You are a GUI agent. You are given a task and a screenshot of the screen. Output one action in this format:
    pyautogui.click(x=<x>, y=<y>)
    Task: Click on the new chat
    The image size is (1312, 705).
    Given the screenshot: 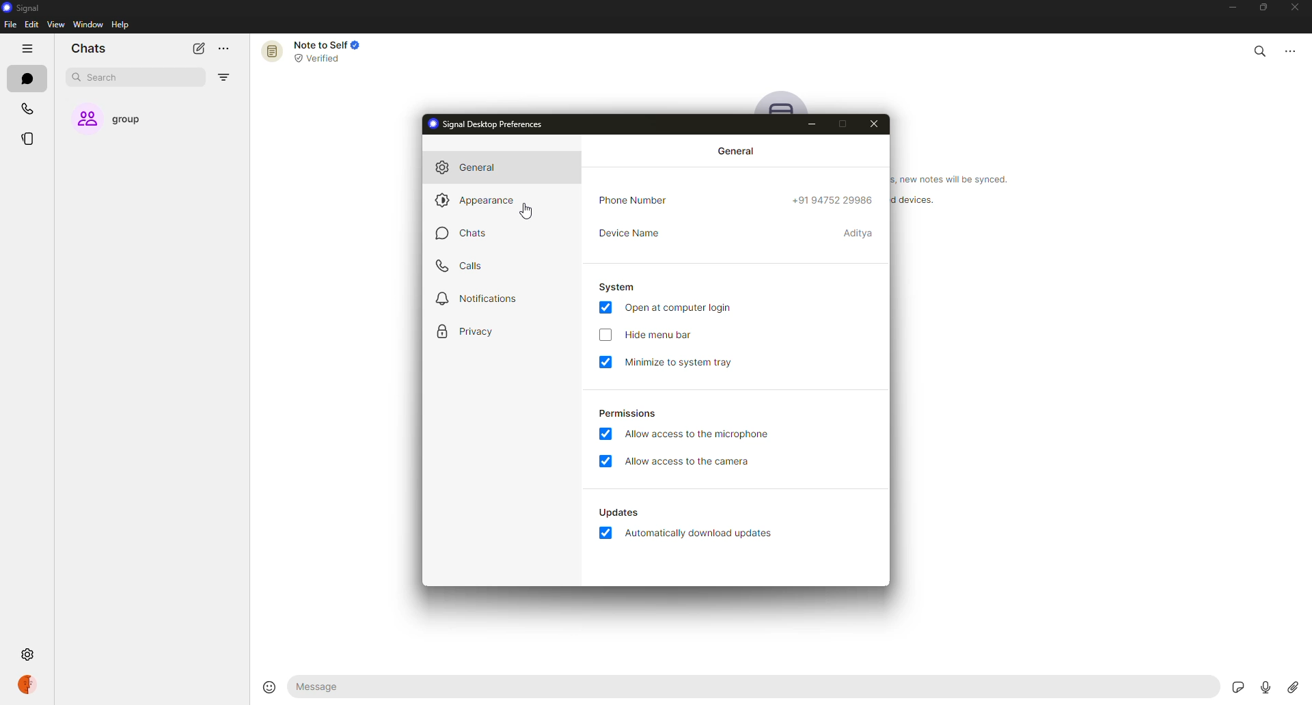 What is the action you would take?
    pyautogui.click(x=198, y=48)
    